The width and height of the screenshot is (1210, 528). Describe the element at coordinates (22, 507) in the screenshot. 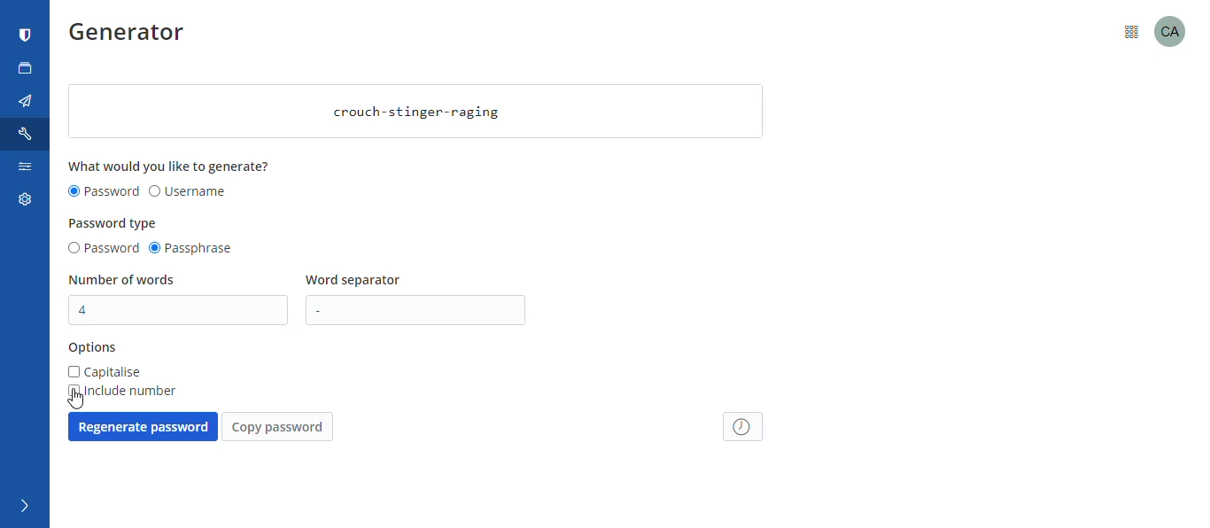

I see `expand` at that location.